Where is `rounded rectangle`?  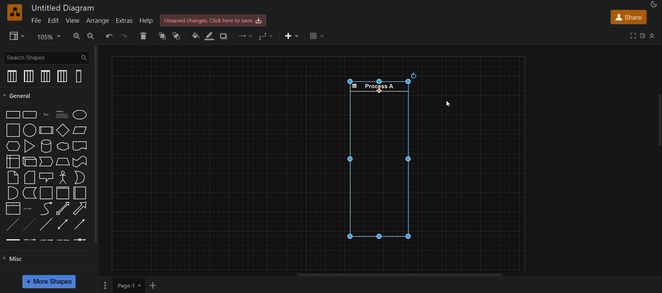
rounded rectangle is located at coordinates (30, 115).